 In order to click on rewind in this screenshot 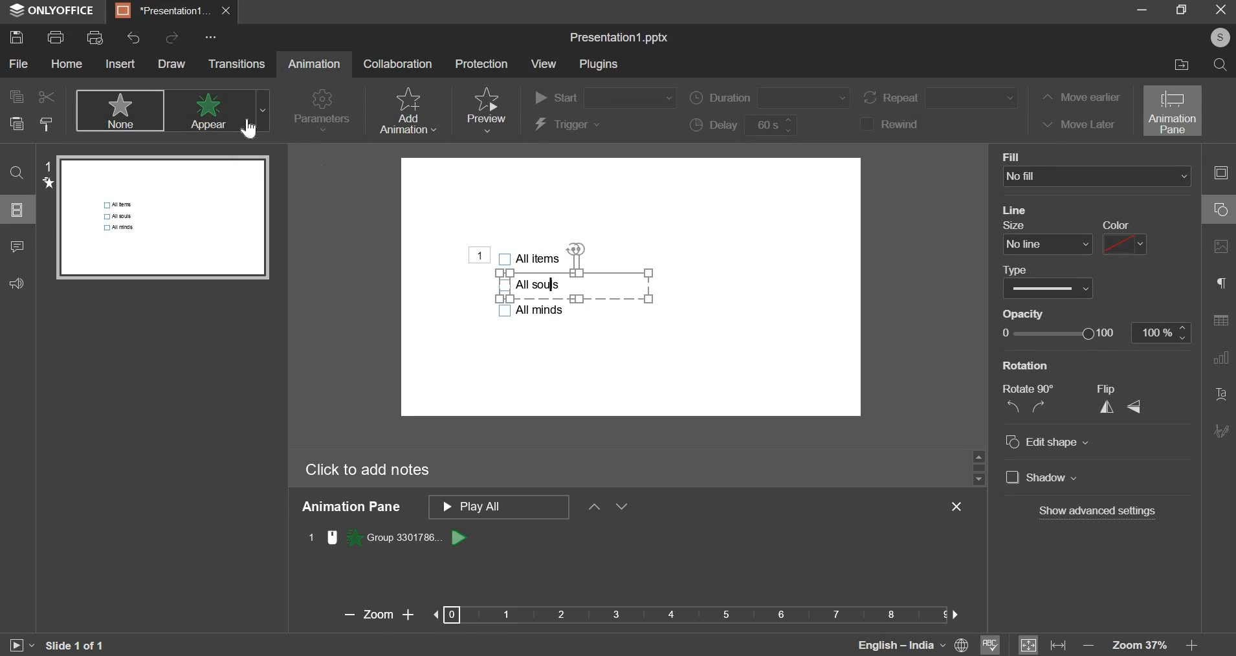, I will do `click(895, 124)`.